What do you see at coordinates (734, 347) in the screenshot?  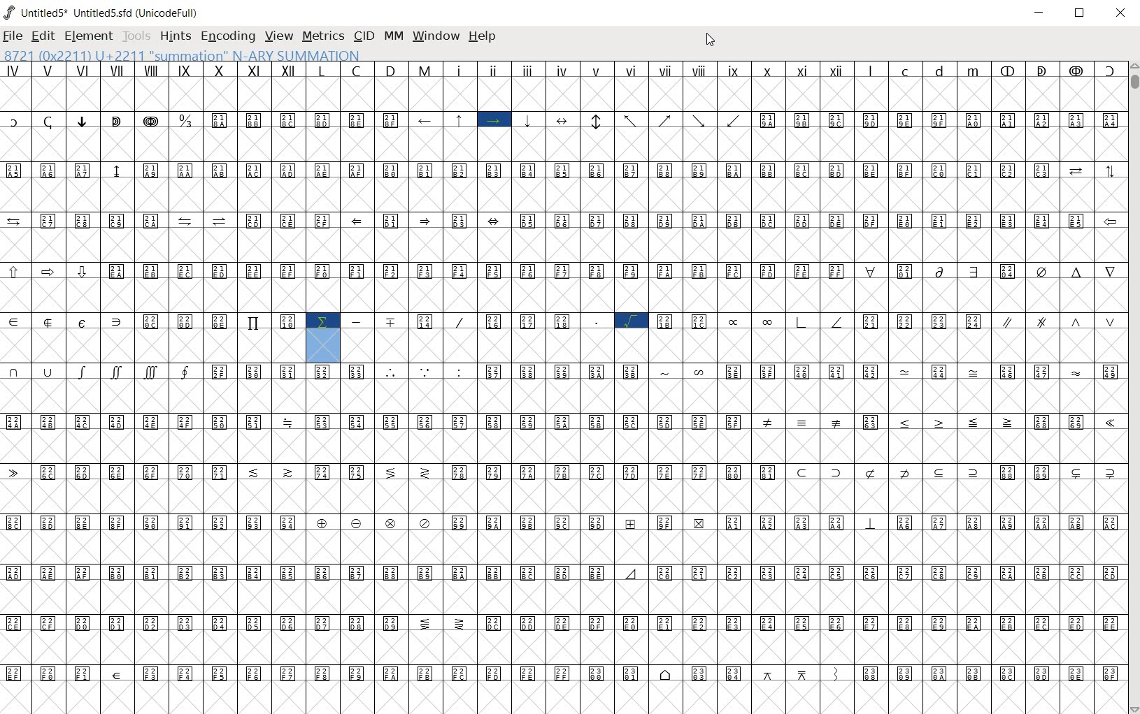 I see `empty cells` at bounding box center [734, 347].